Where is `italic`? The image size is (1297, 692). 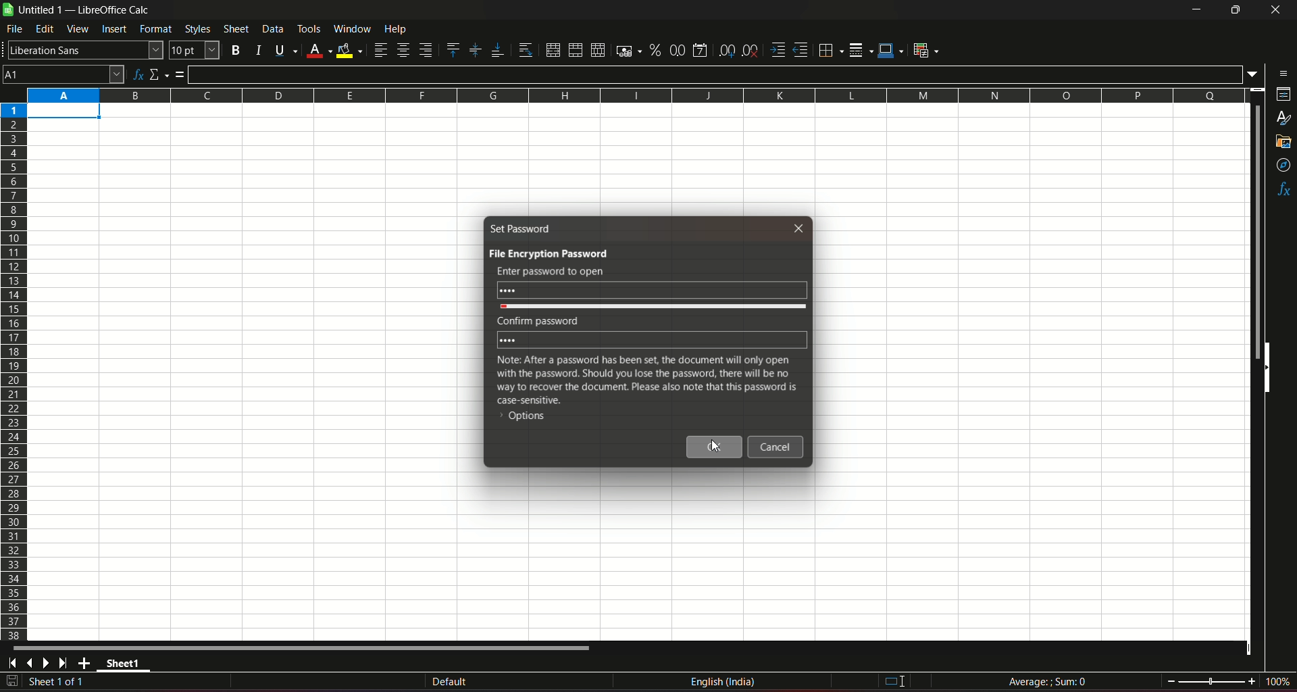 italic is located at coordinates (257, 49).